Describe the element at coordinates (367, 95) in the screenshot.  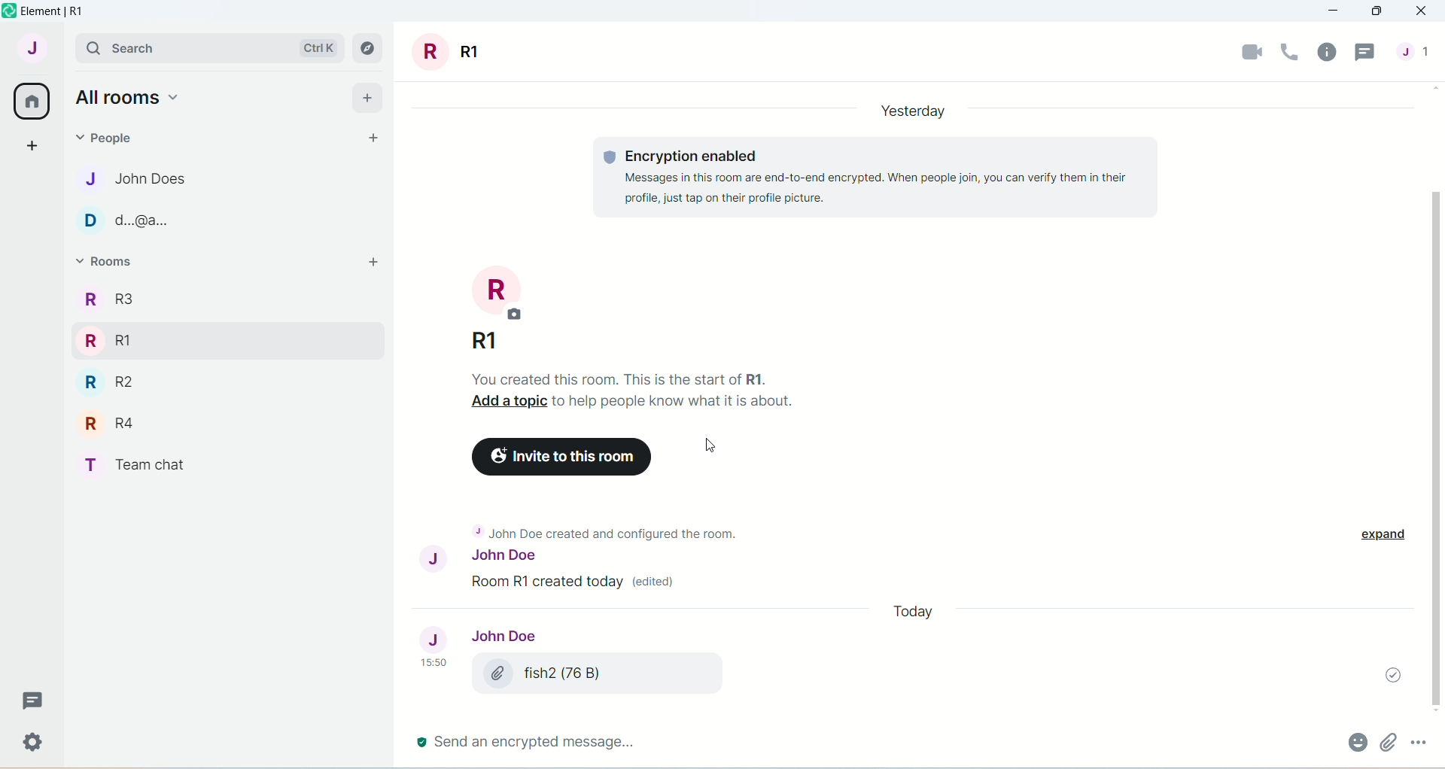
I see `add` at that location.